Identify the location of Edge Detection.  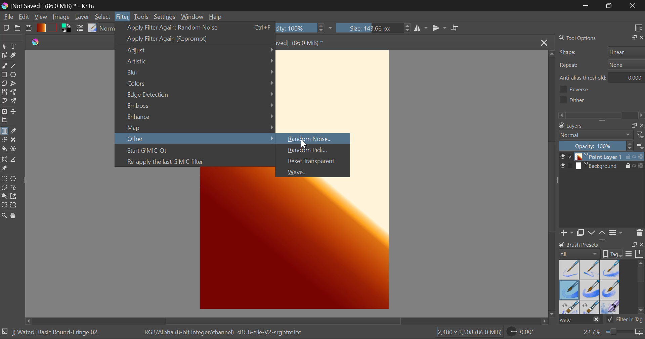
(195, 95).